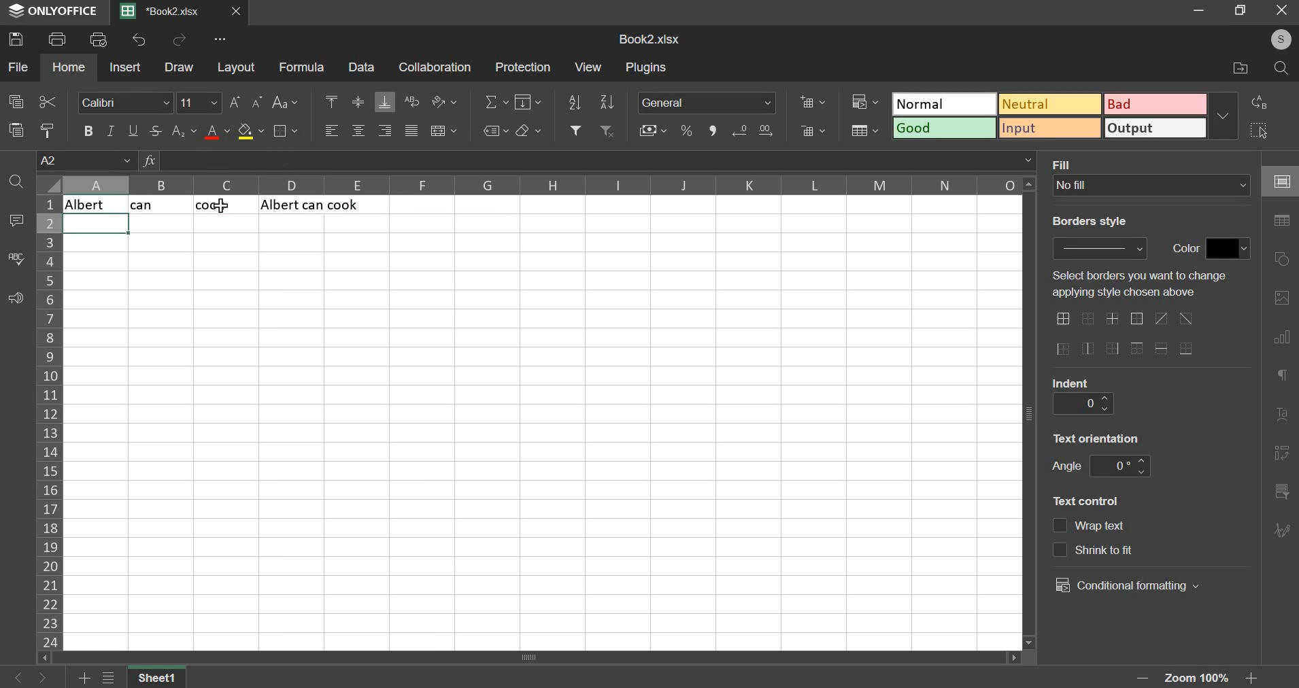 This screenshot has width=1299, height=688. Describe the element at coordinates (543, 186) in the screenshot. I see `columns` at that location.